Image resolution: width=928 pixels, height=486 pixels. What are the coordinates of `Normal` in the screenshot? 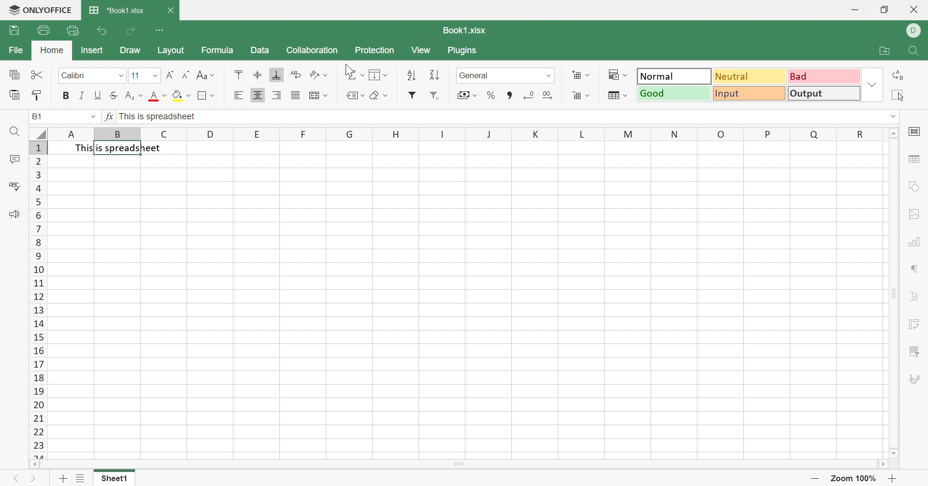 It's located at (675, 76).